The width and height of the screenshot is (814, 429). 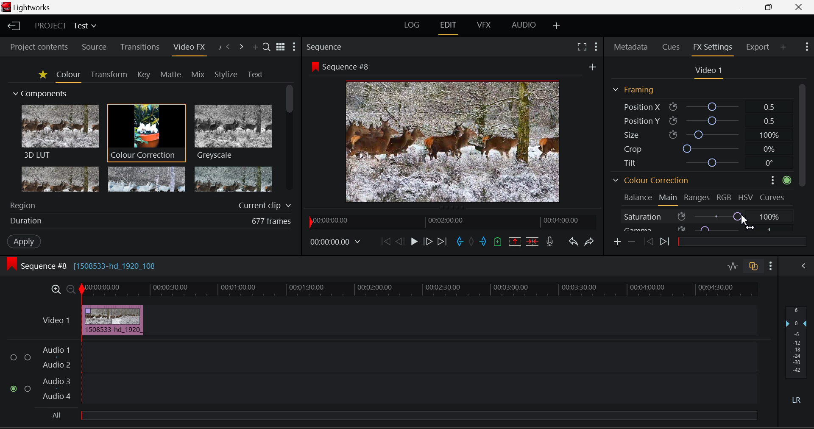 I want to click on Gamma, so click(x=699, y=228).